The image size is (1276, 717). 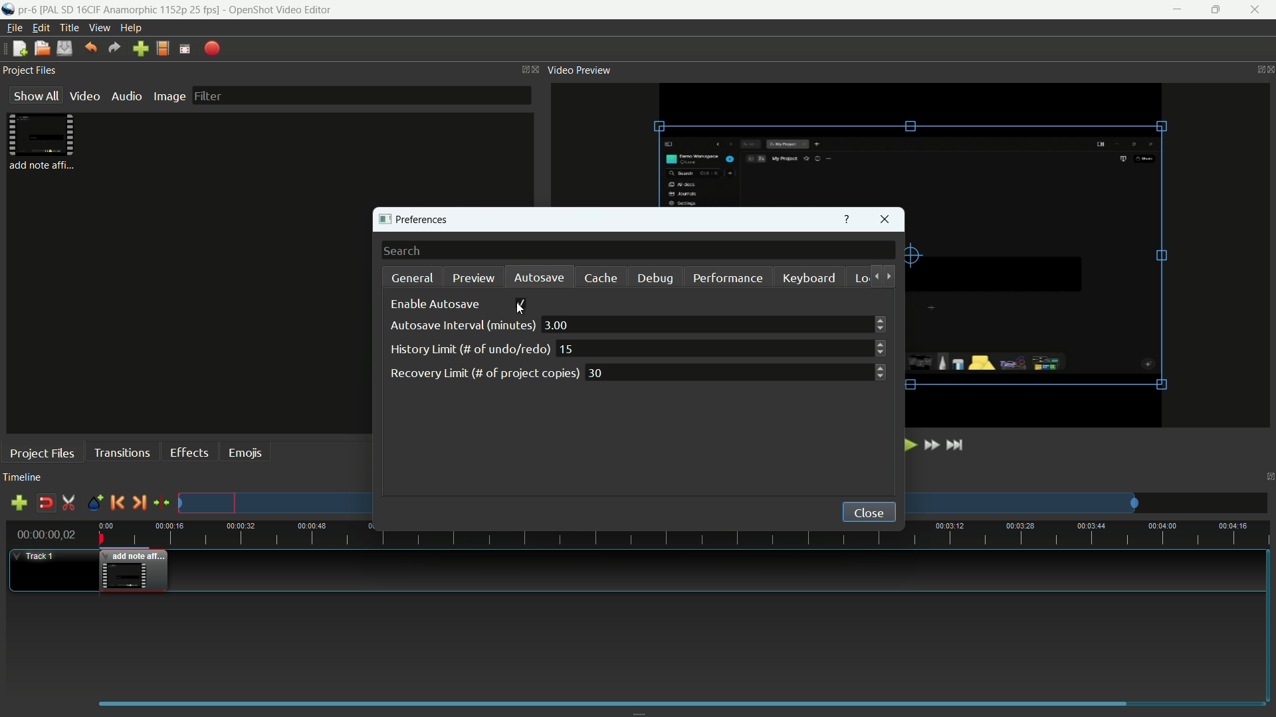 What do you see at coordinates (42, 452) in the screenshot?
I see `project files` at bounding box center [42, 452].